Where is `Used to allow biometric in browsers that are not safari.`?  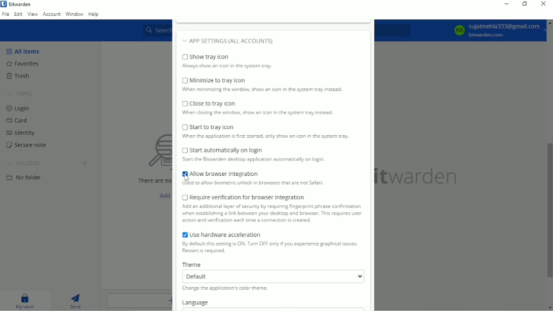
Used to allow biometric in browsers that are not safari. is located at coordinates (256, 184).